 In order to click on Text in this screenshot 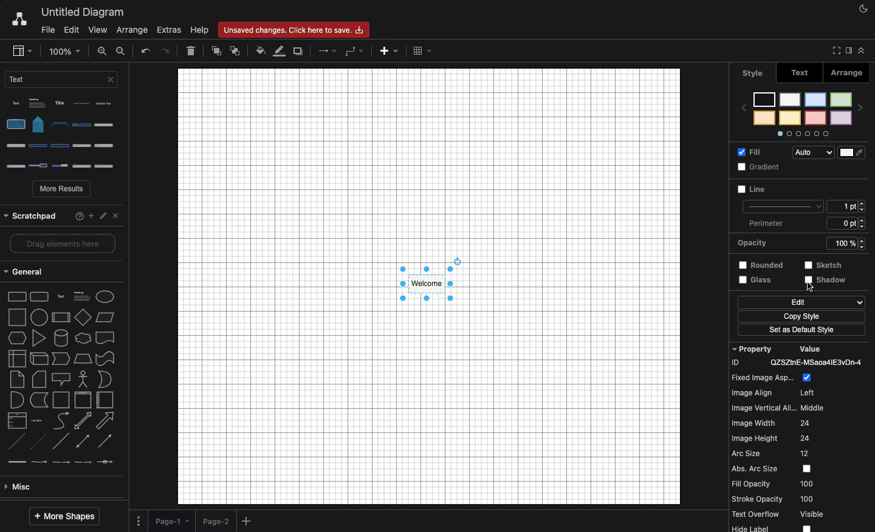, I will do `click(64, 83)`.